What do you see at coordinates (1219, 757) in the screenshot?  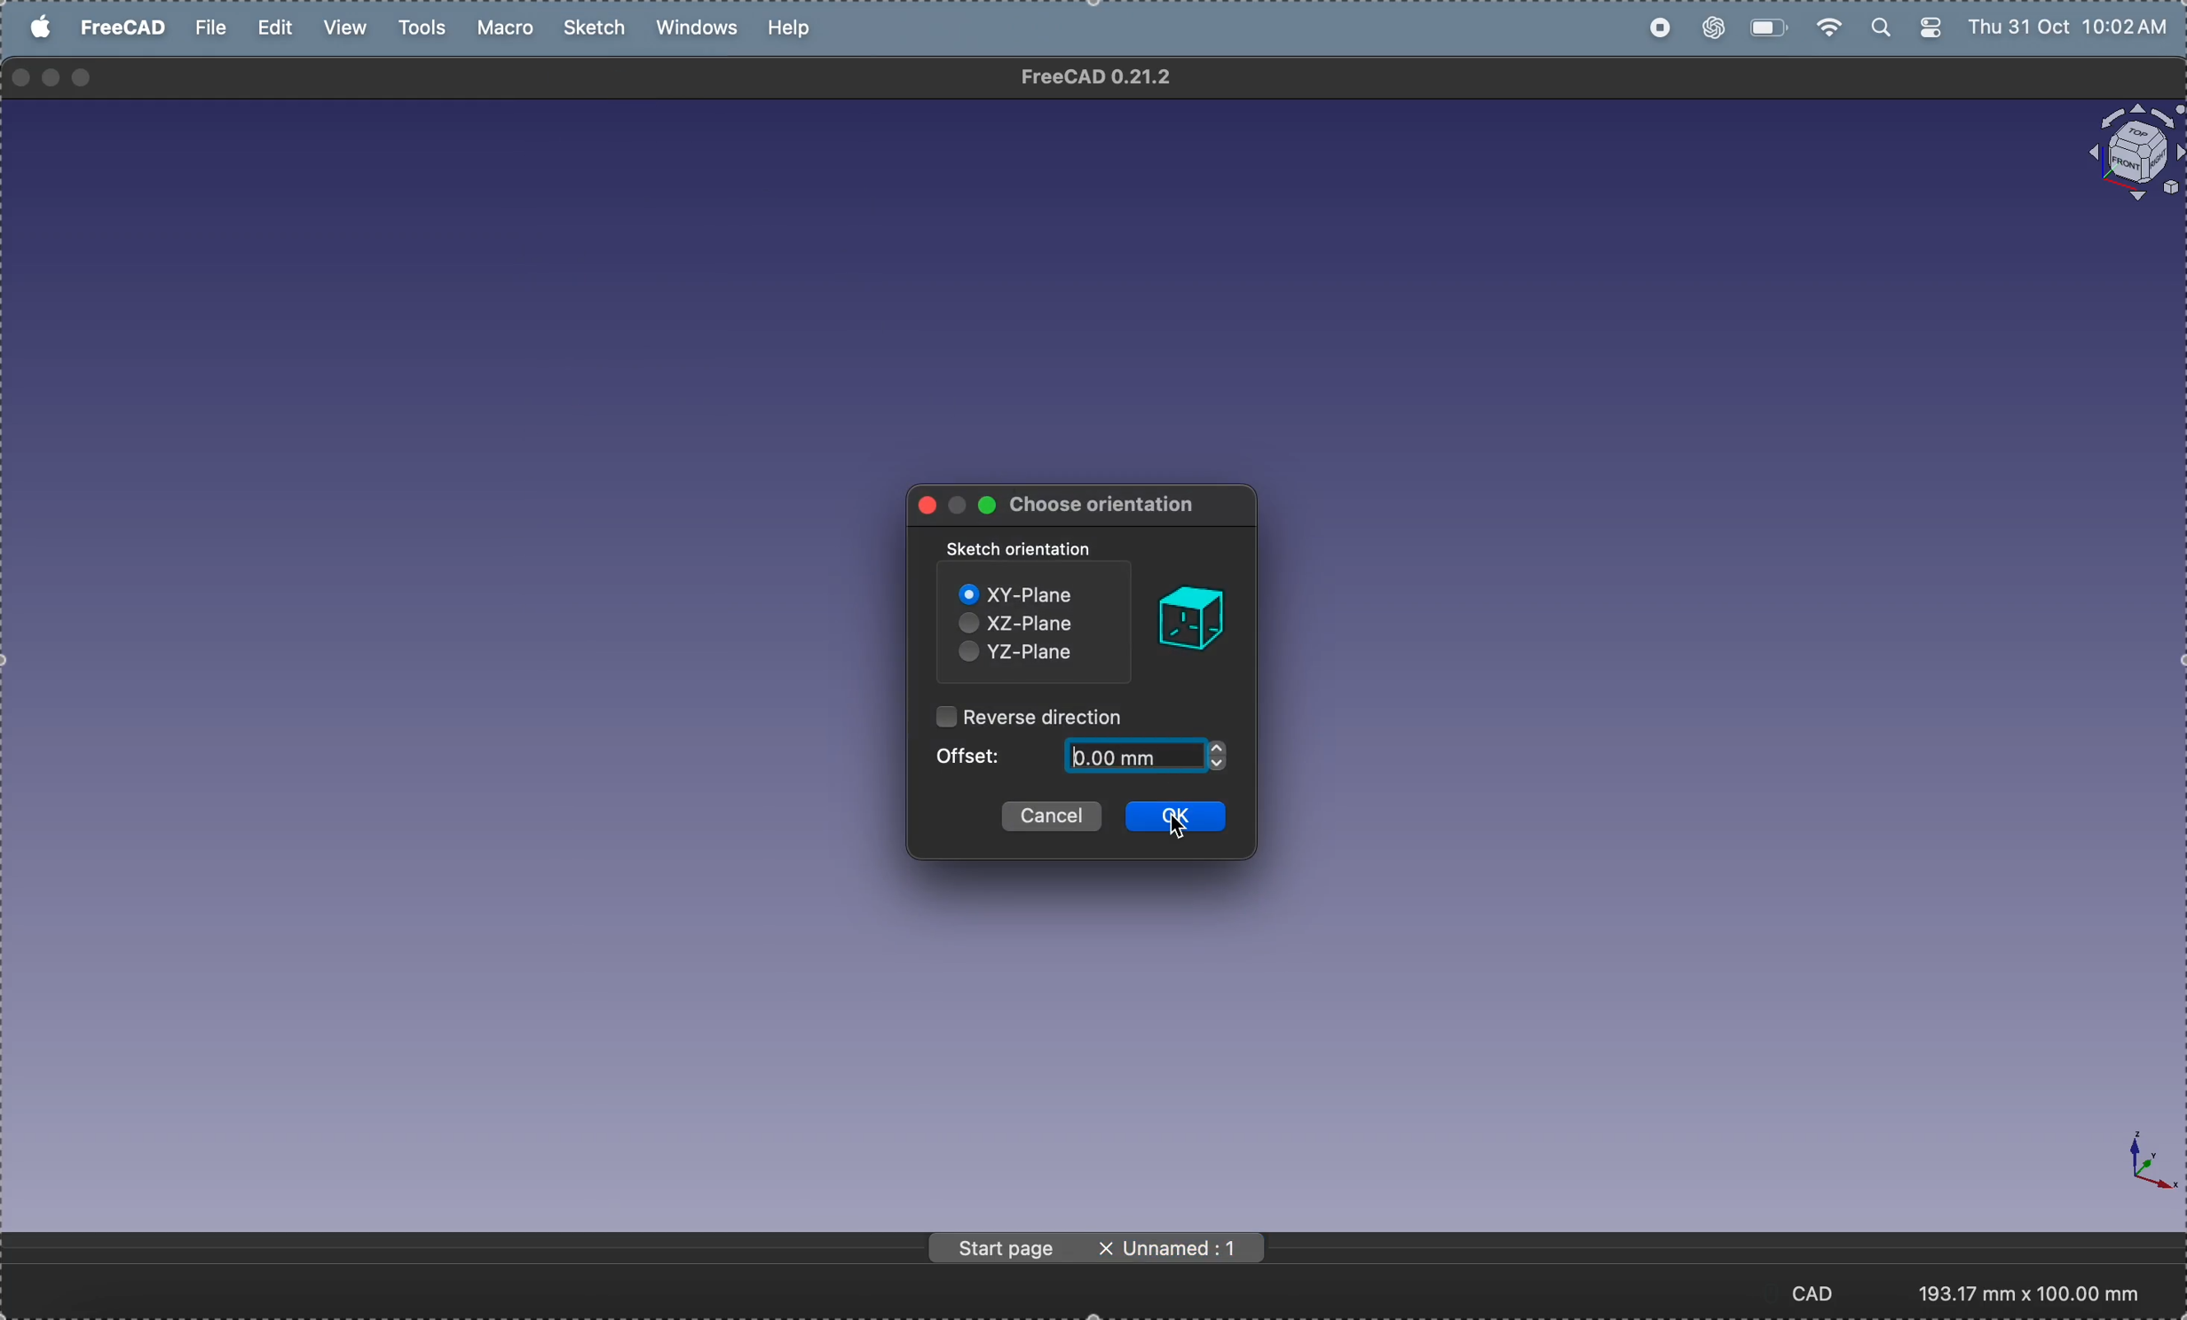 I see `increase or decrease offset value` at bounding box center [1219, 757].